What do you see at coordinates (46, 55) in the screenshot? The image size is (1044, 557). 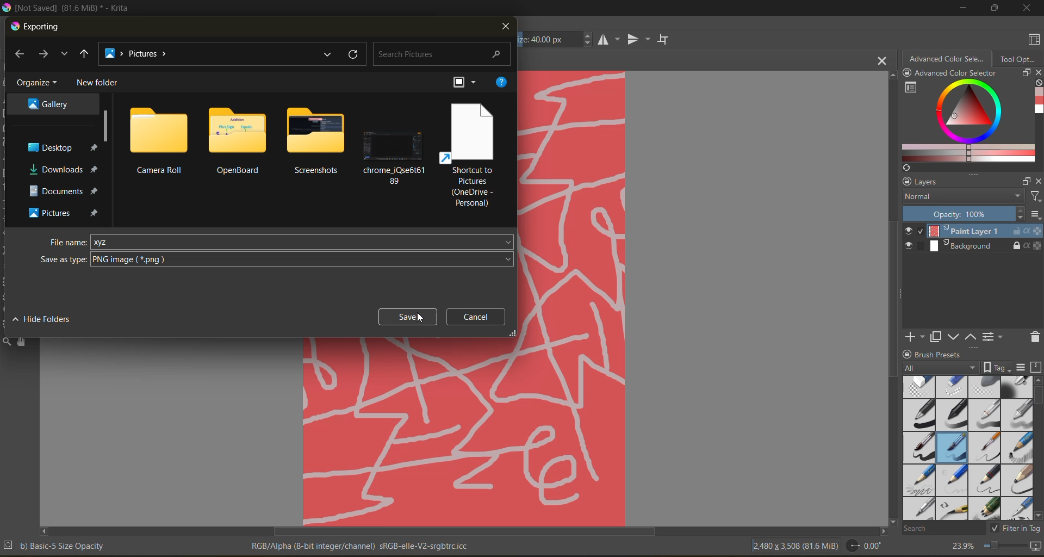 I see `forward` at bounding box center [46, 55].